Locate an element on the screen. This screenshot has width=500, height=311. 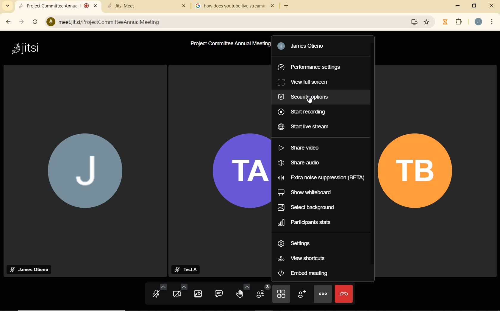
EMBED MEETING is located at coordinates (305, 273).